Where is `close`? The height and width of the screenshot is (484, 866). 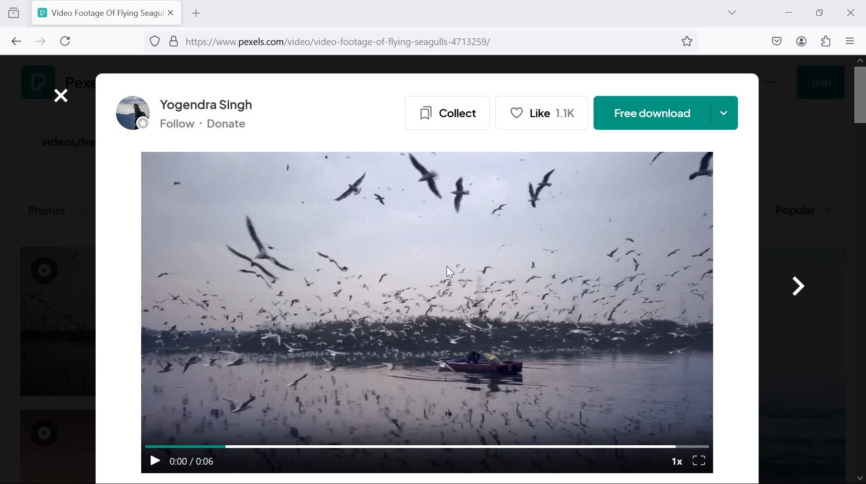 close is located at coordinates (61, 96).